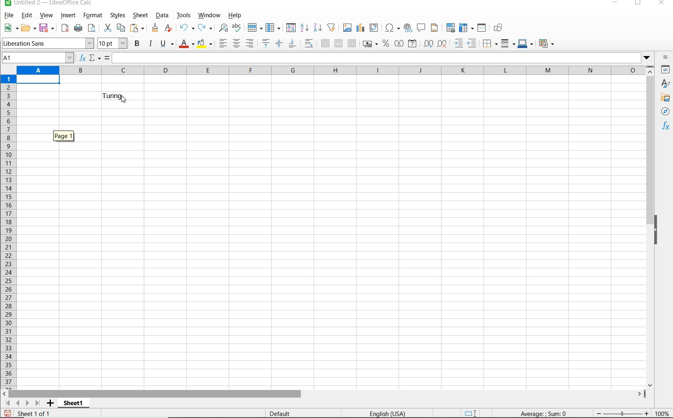 This screenshot has width=673, height=418. I want to click on SPELLING, so click(237, 27).